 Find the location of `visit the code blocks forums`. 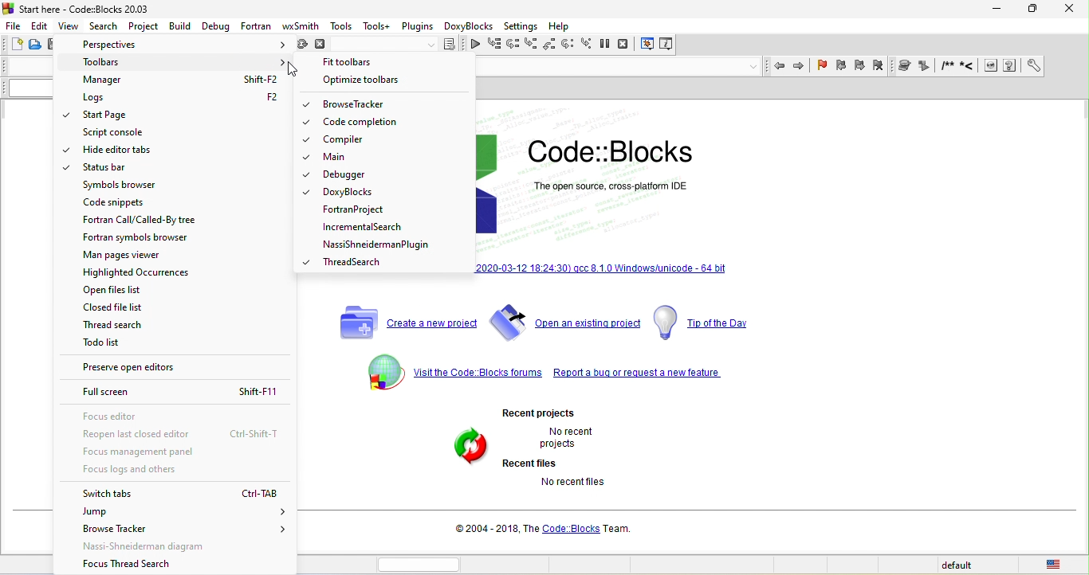

visit the code blocks forums is located at coordinates (449, 370).